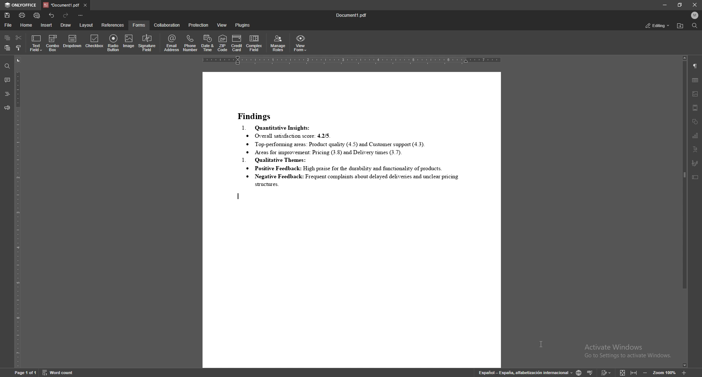 The image size is (702, 377). I want to click on feedback, so click(7, 108).